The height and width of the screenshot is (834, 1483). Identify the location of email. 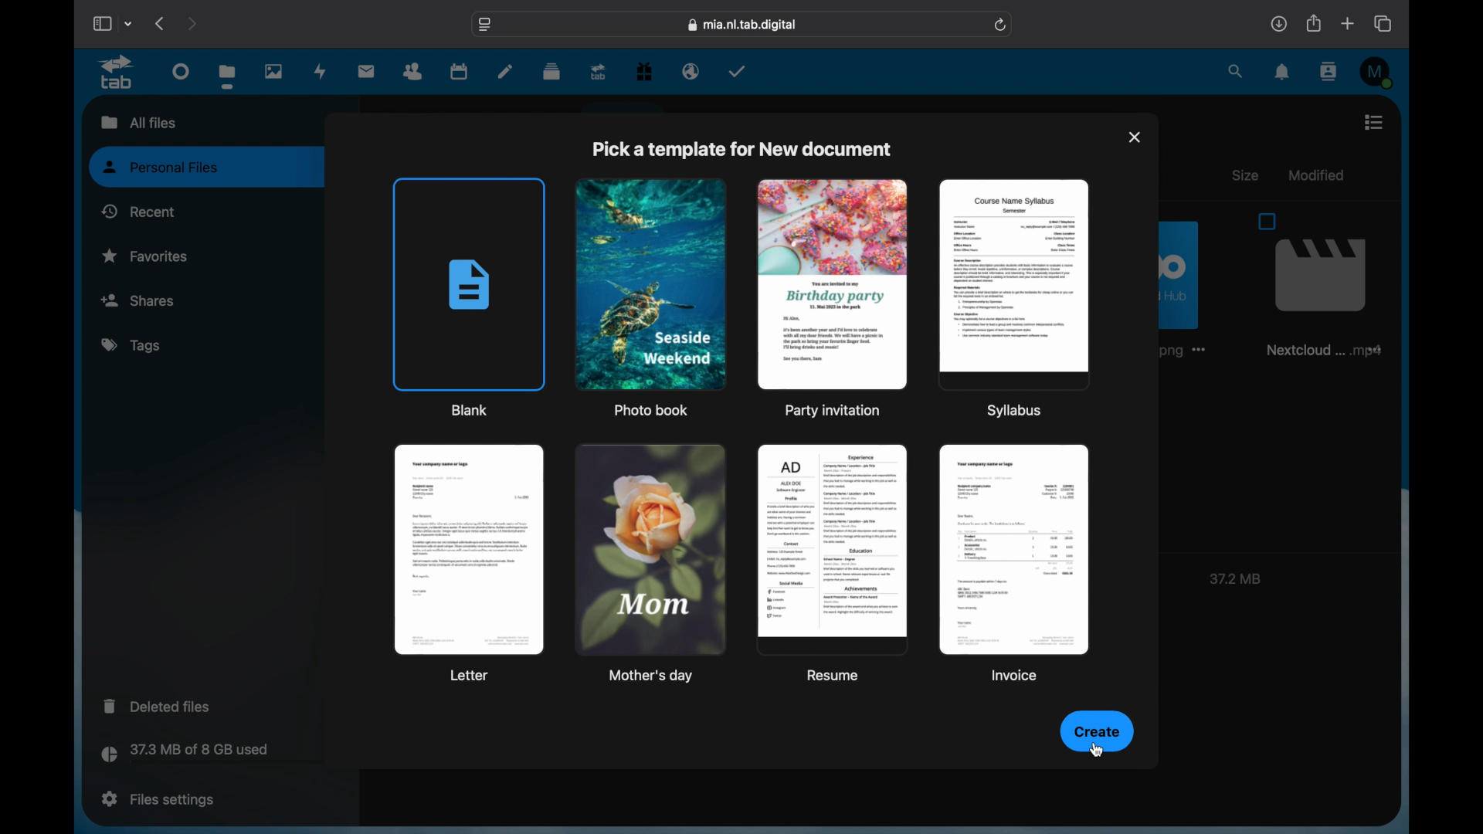
(691, 72).